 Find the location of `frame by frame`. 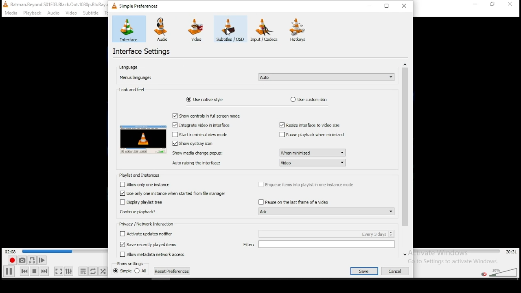

frame by frame is located at coordinates (41, 260).